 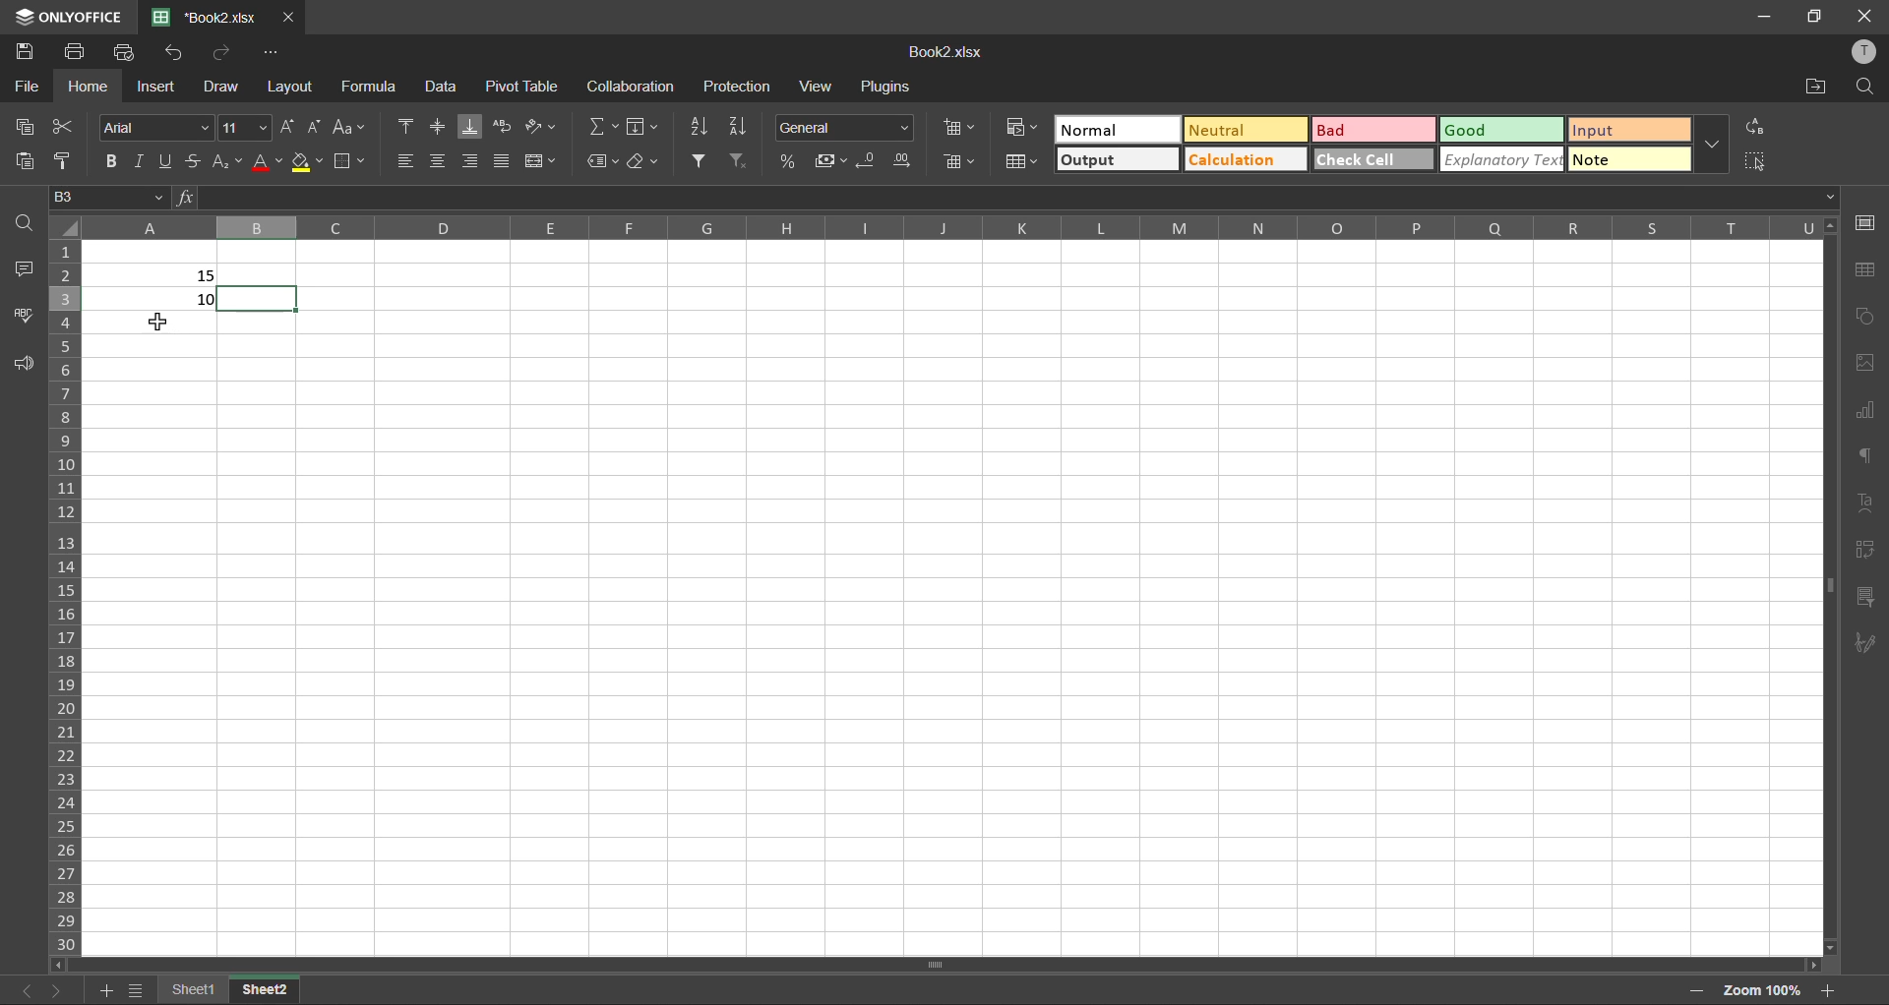 I want to click on protection, so click(x=741, y=87).